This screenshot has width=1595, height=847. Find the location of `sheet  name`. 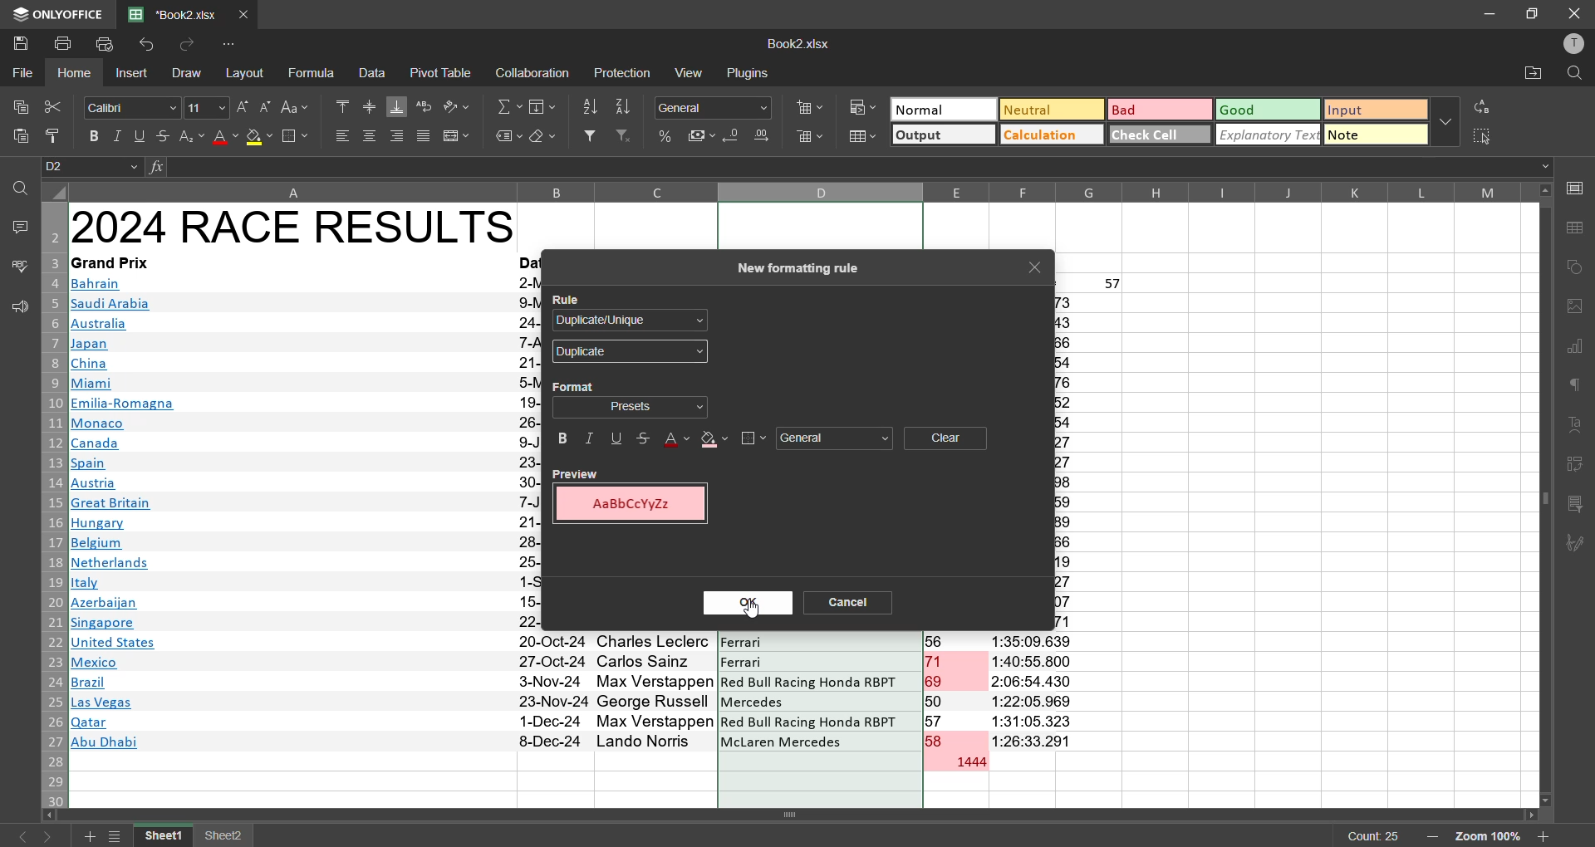

sheet  name is located at coordinates (166, 836).